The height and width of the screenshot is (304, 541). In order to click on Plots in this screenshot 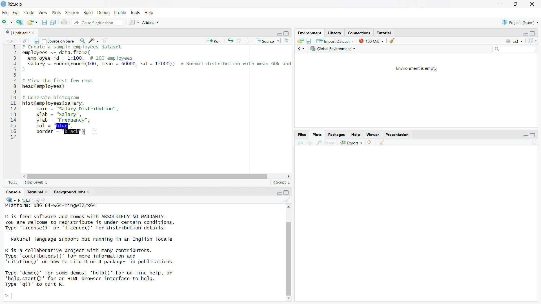, I will do `click(317, 134)`.